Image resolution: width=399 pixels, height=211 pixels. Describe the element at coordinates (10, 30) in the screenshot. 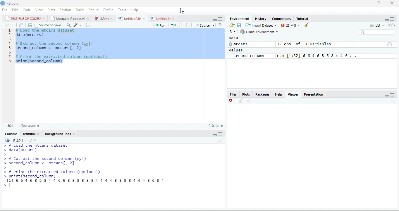

I see `1` at that location.